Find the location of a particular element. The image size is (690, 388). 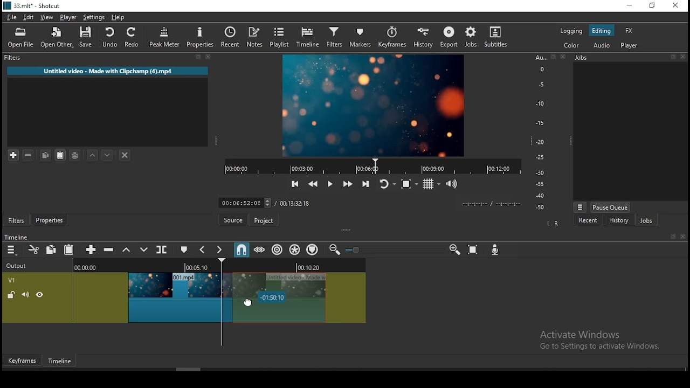

append is located at coordinates (92, 251).